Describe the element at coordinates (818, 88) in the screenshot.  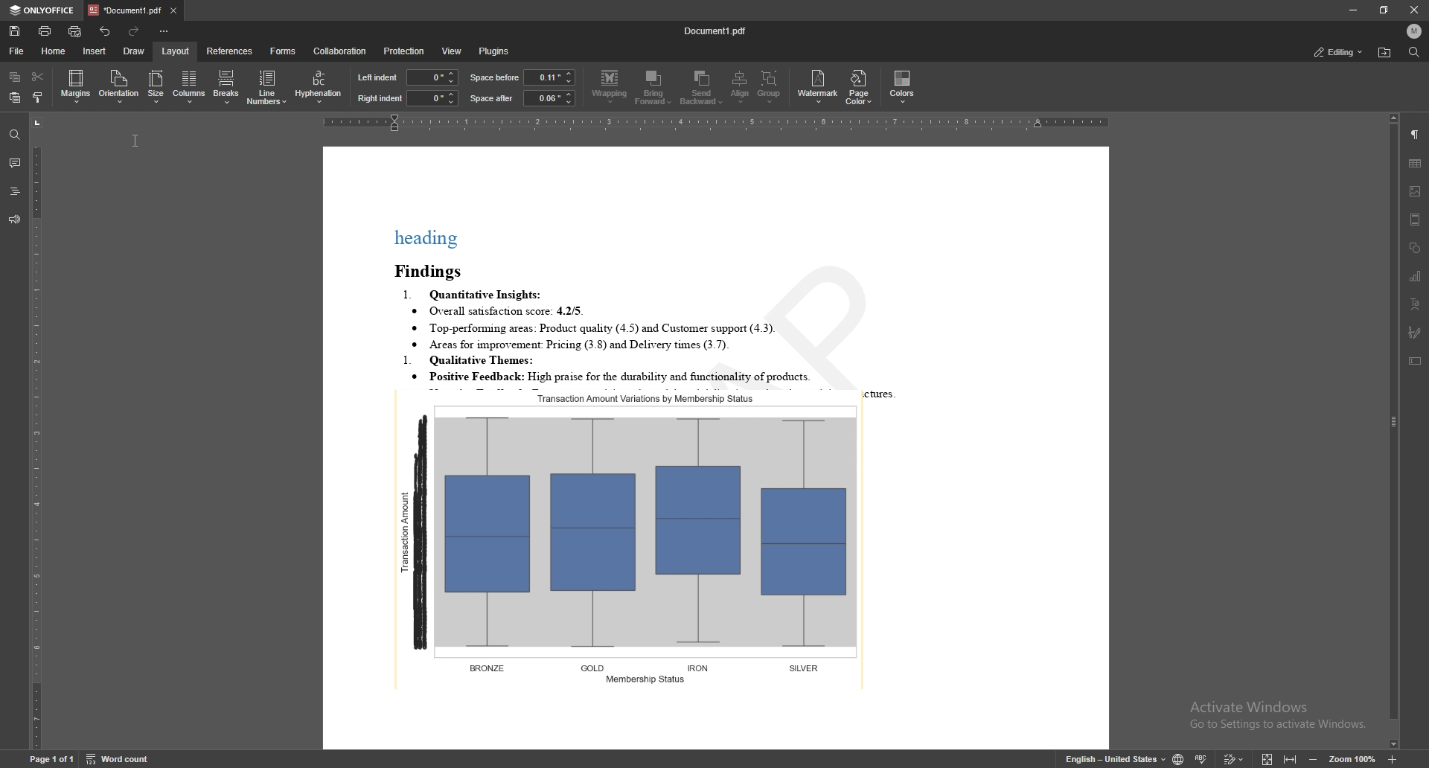
I see `watermark` at that location.